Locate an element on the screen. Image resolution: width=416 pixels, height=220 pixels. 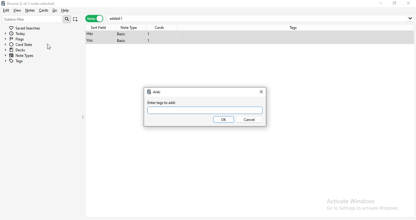
view is located at coordinates (18, 10).